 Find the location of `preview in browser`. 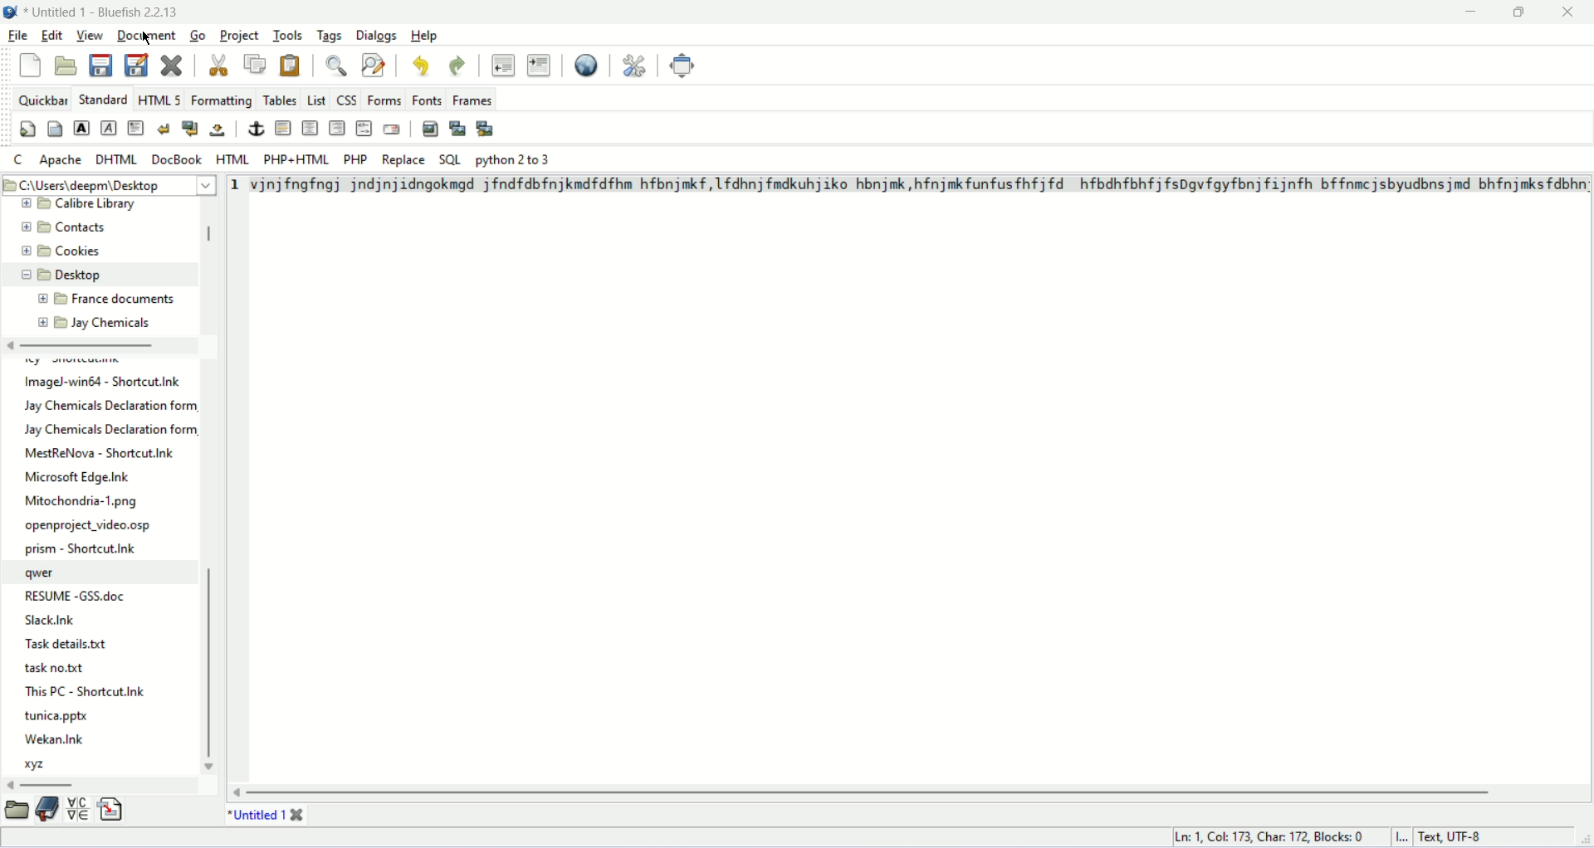

preview in browser is located at coordinates (588, 64).